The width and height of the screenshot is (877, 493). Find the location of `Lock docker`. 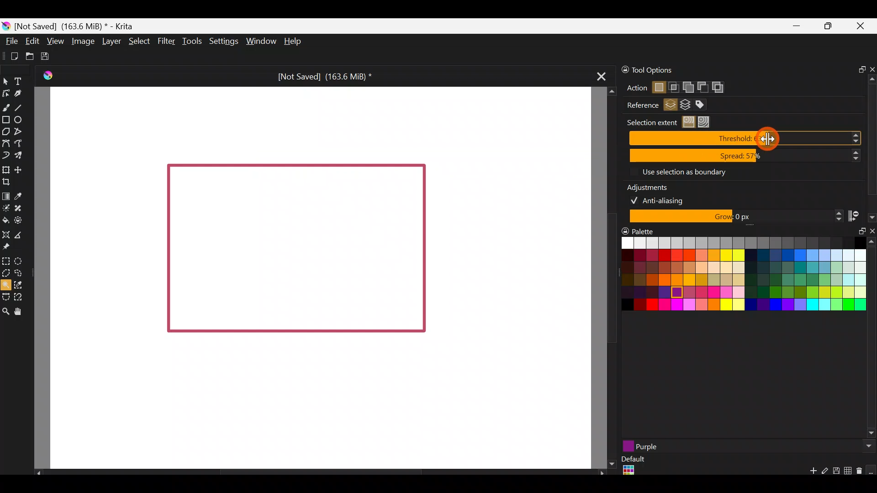

Lock docker is located at coordinates (620, 70).